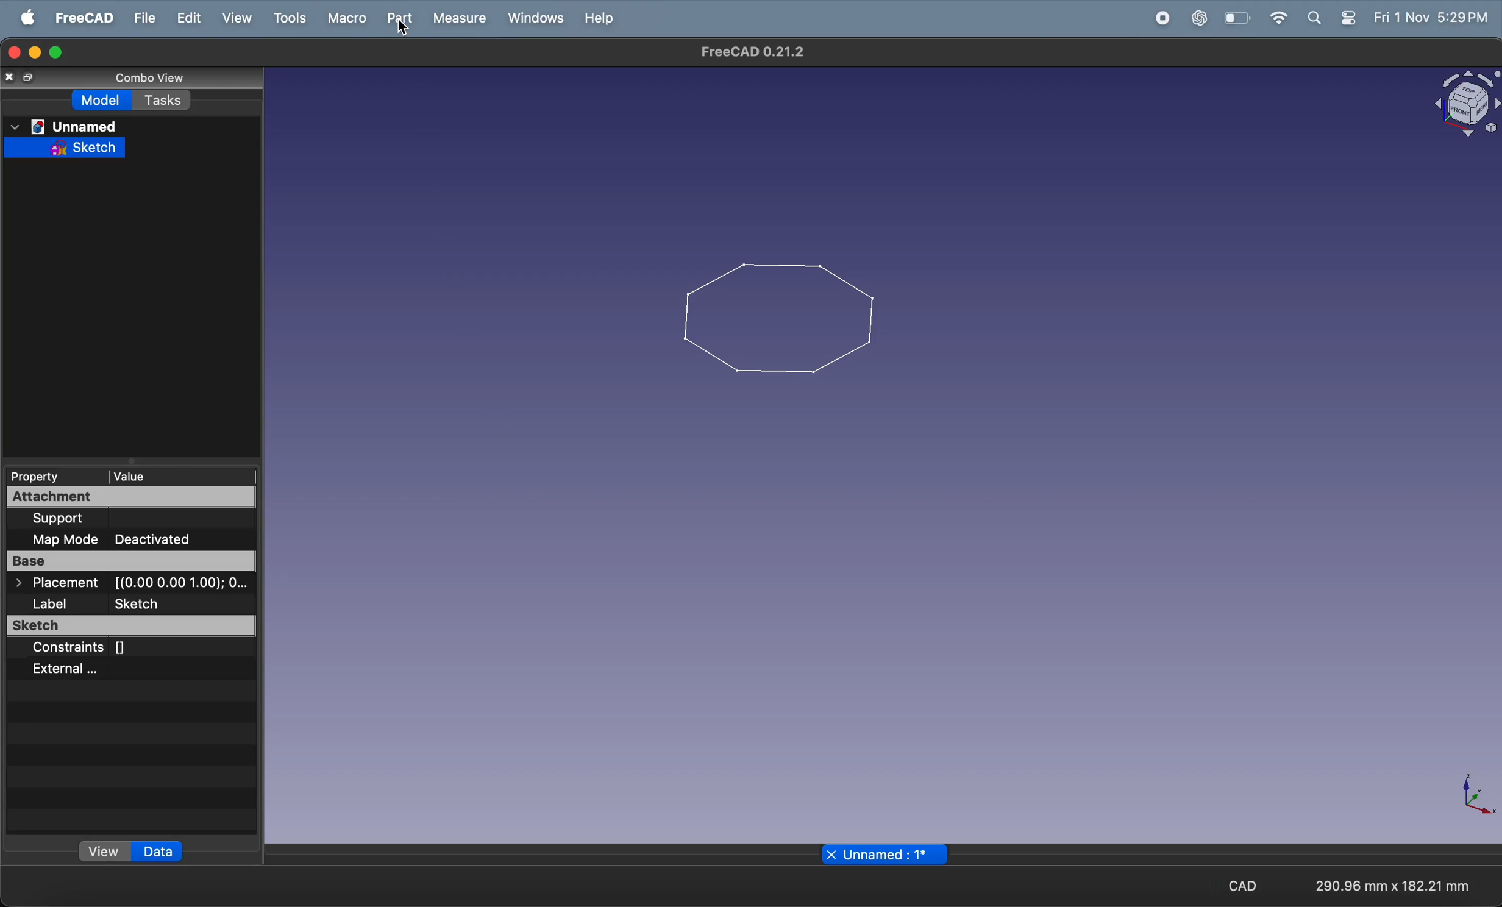  Describe the element at coordinates (1236, 19) in the screenshot. I see `battery` at that location.